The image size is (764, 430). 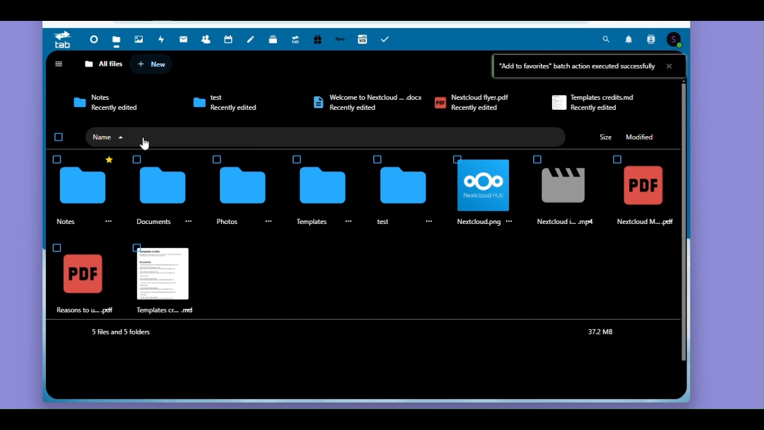 What do you see at coordinates (440, 103) in the screenshot?
I see `Icon` at bounding box center [440, 103].